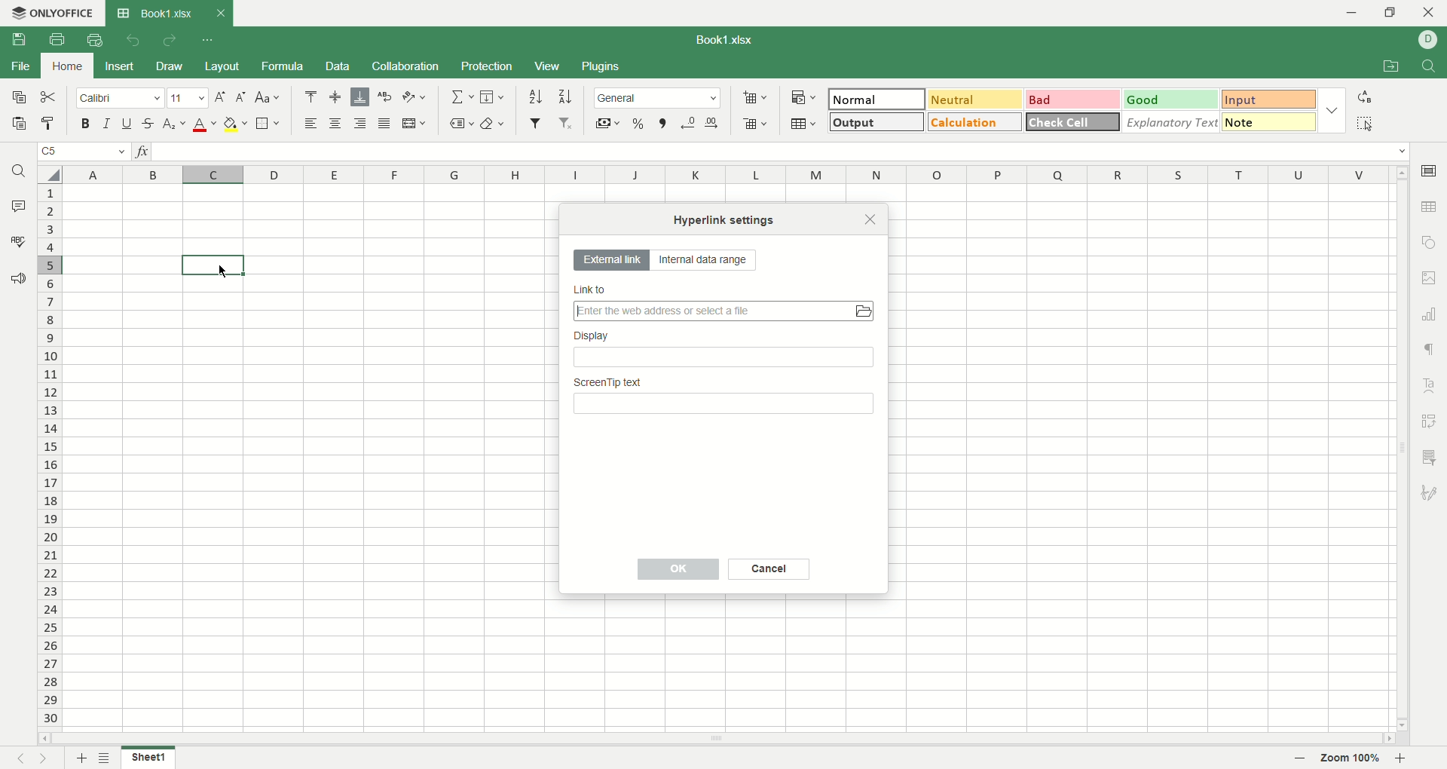 Image resolution: width=1447 pixels, height=769 pixels. What do you see at coordinates (610, 261) in the screenshot?
I see `external link` at bounding box center [610, 261].